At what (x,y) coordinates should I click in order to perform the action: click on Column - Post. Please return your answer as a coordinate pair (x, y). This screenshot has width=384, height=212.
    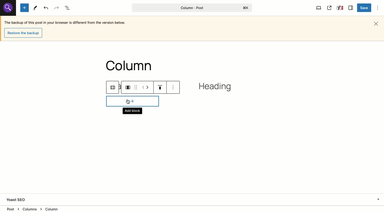
    Looking at the image, I should click on (191, 8).